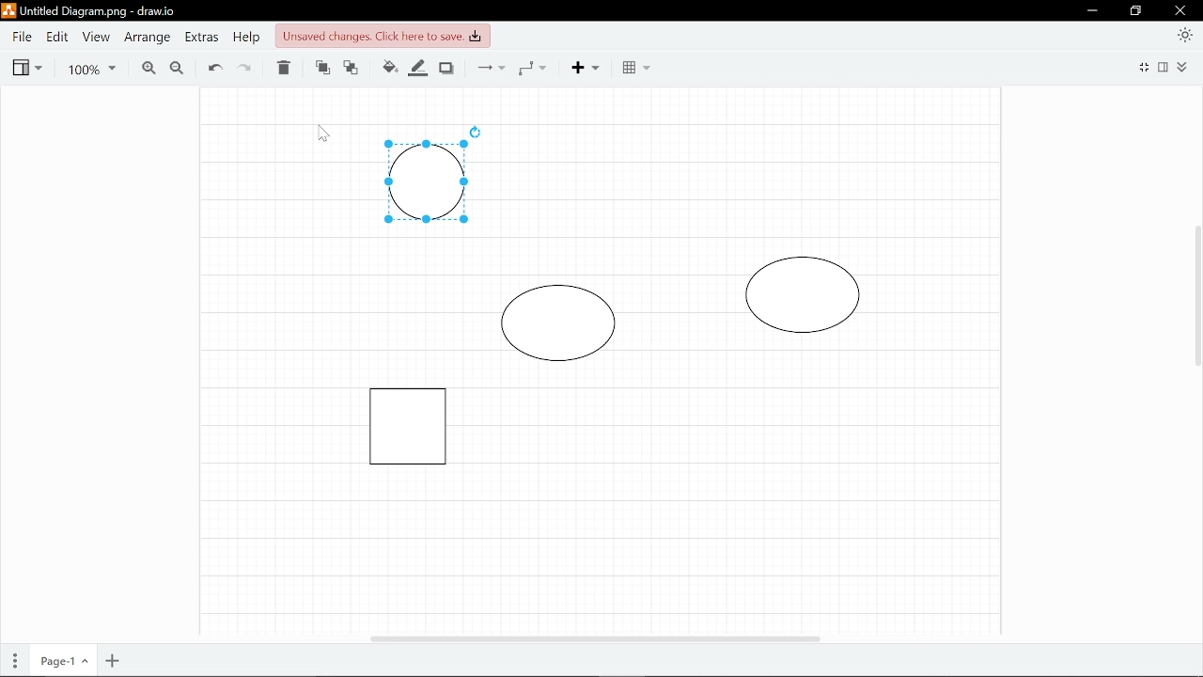 Image resolution: width=1203 pixels, height=677 pixels. I want to click on Table, so click(635, 68).